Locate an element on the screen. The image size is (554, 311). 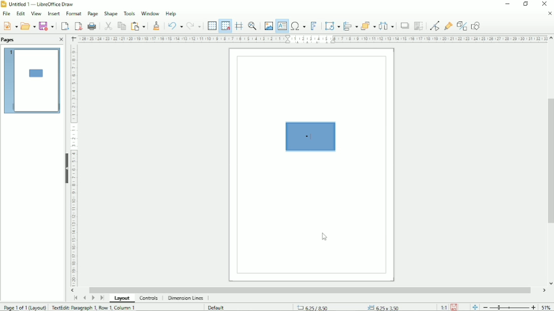
Horizontal scale is located at coordinates (74, 167).